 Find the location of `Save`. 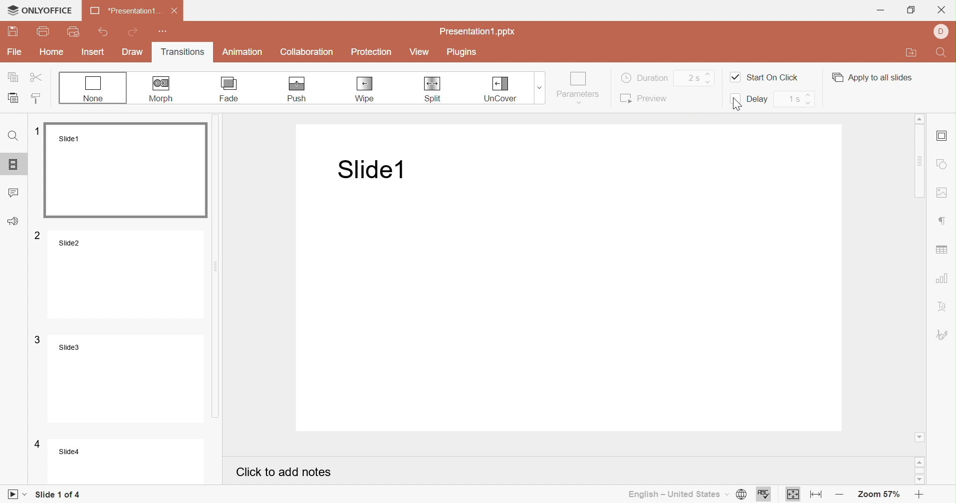

Save is located at coordinates (12, 32).